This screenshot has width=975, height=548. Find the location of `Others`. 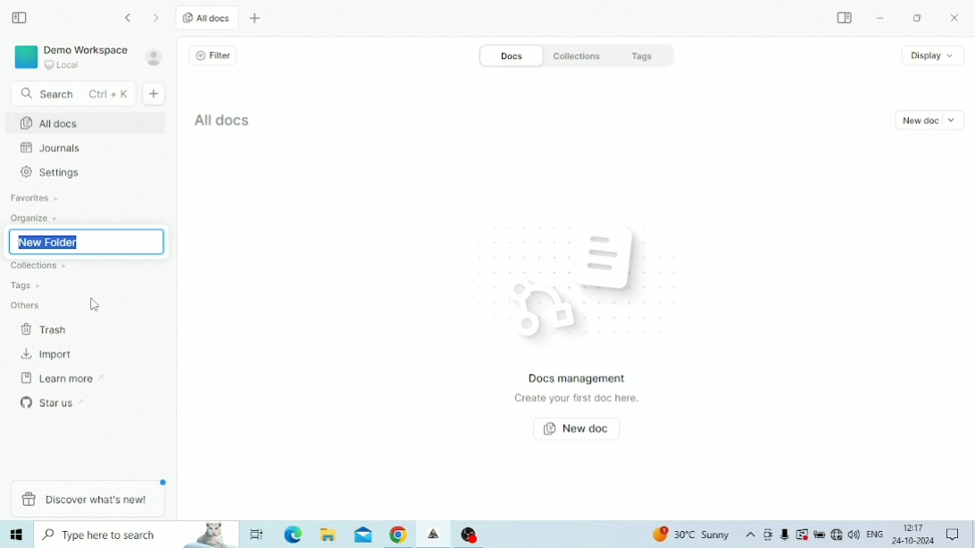

Others is located at coordinates (24, 306).